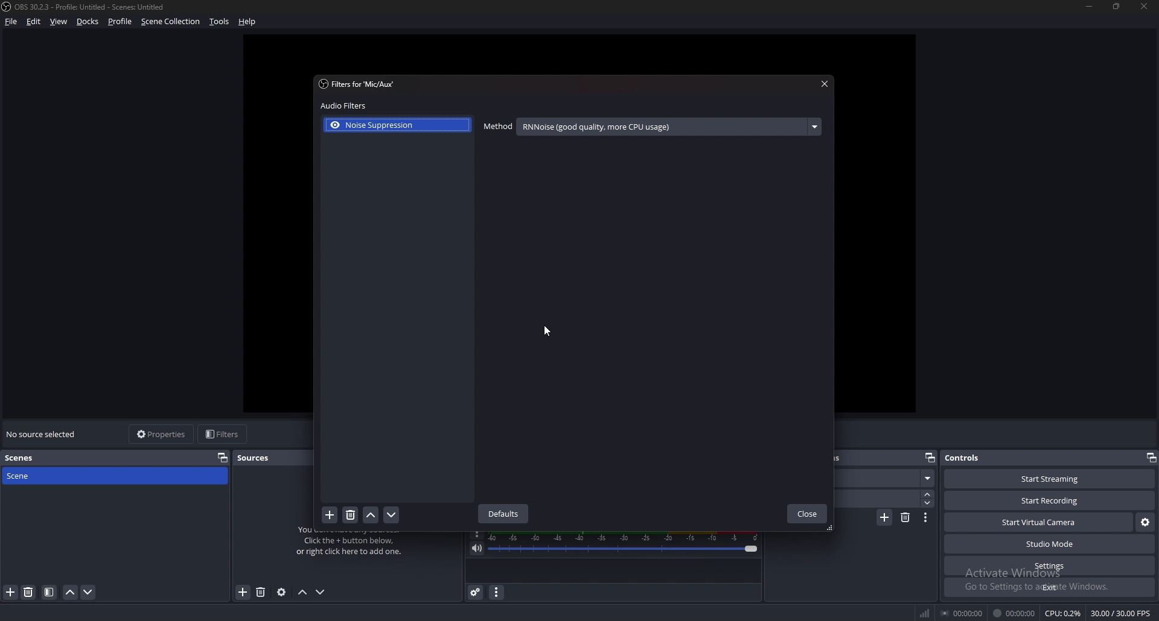 This screenshot has width=1159, height=621. I want to click on close, so click(1146, 7).